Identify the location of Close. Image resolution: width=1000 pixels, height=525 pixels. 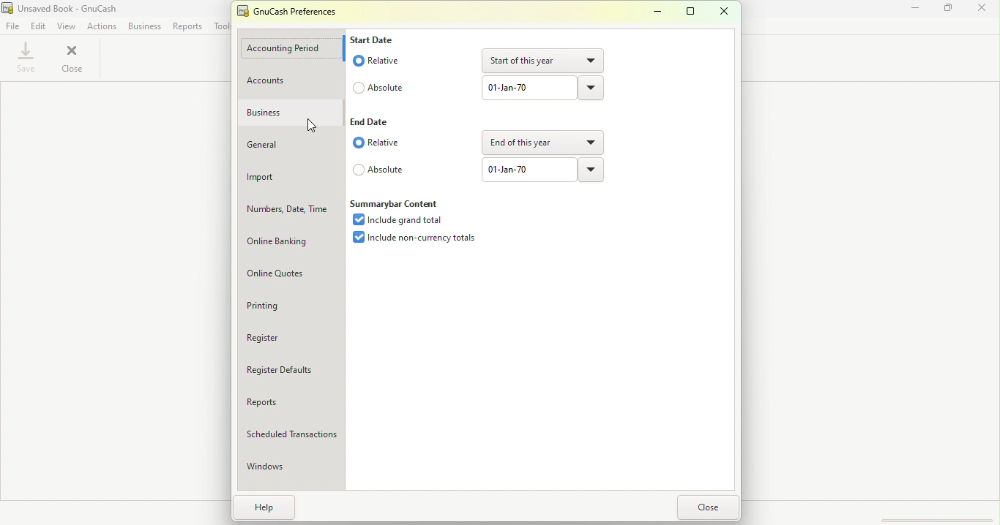
(725, 12).